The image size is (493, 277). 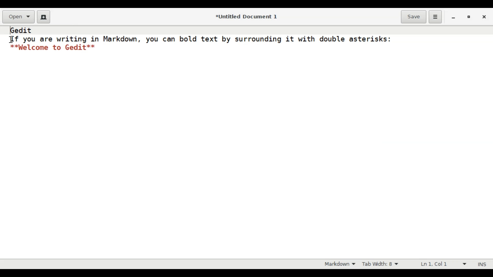 I want to click on If you are writing in Markdown, you can bold text by surrounding it with double asterisks:, so click(x=201, y=39).